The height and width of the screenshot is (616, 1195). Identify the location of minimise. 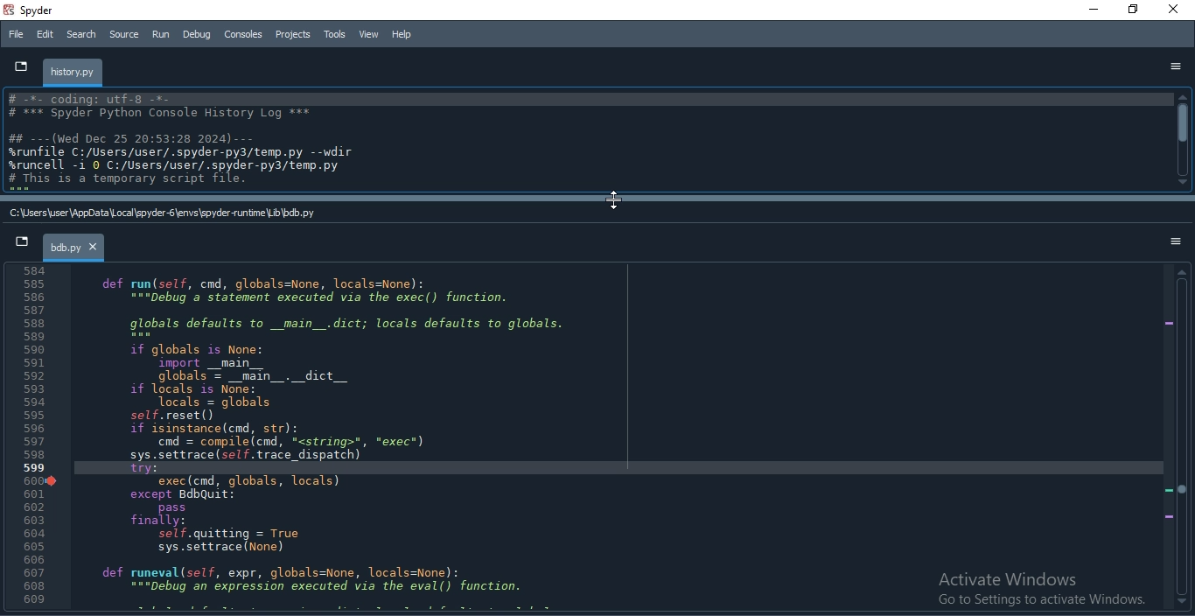
(1091, 10).